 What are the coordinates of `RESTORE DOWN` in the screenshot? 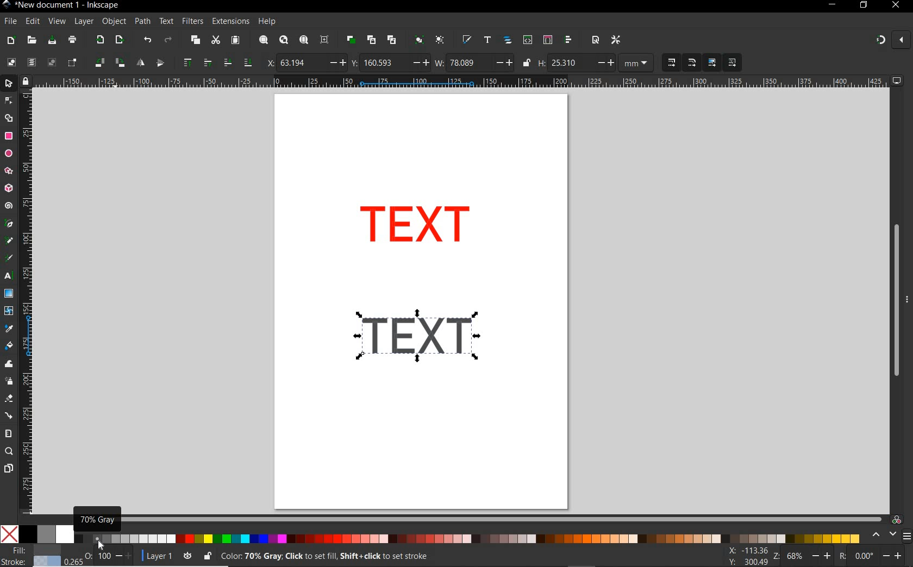 It's located at (863, 5).